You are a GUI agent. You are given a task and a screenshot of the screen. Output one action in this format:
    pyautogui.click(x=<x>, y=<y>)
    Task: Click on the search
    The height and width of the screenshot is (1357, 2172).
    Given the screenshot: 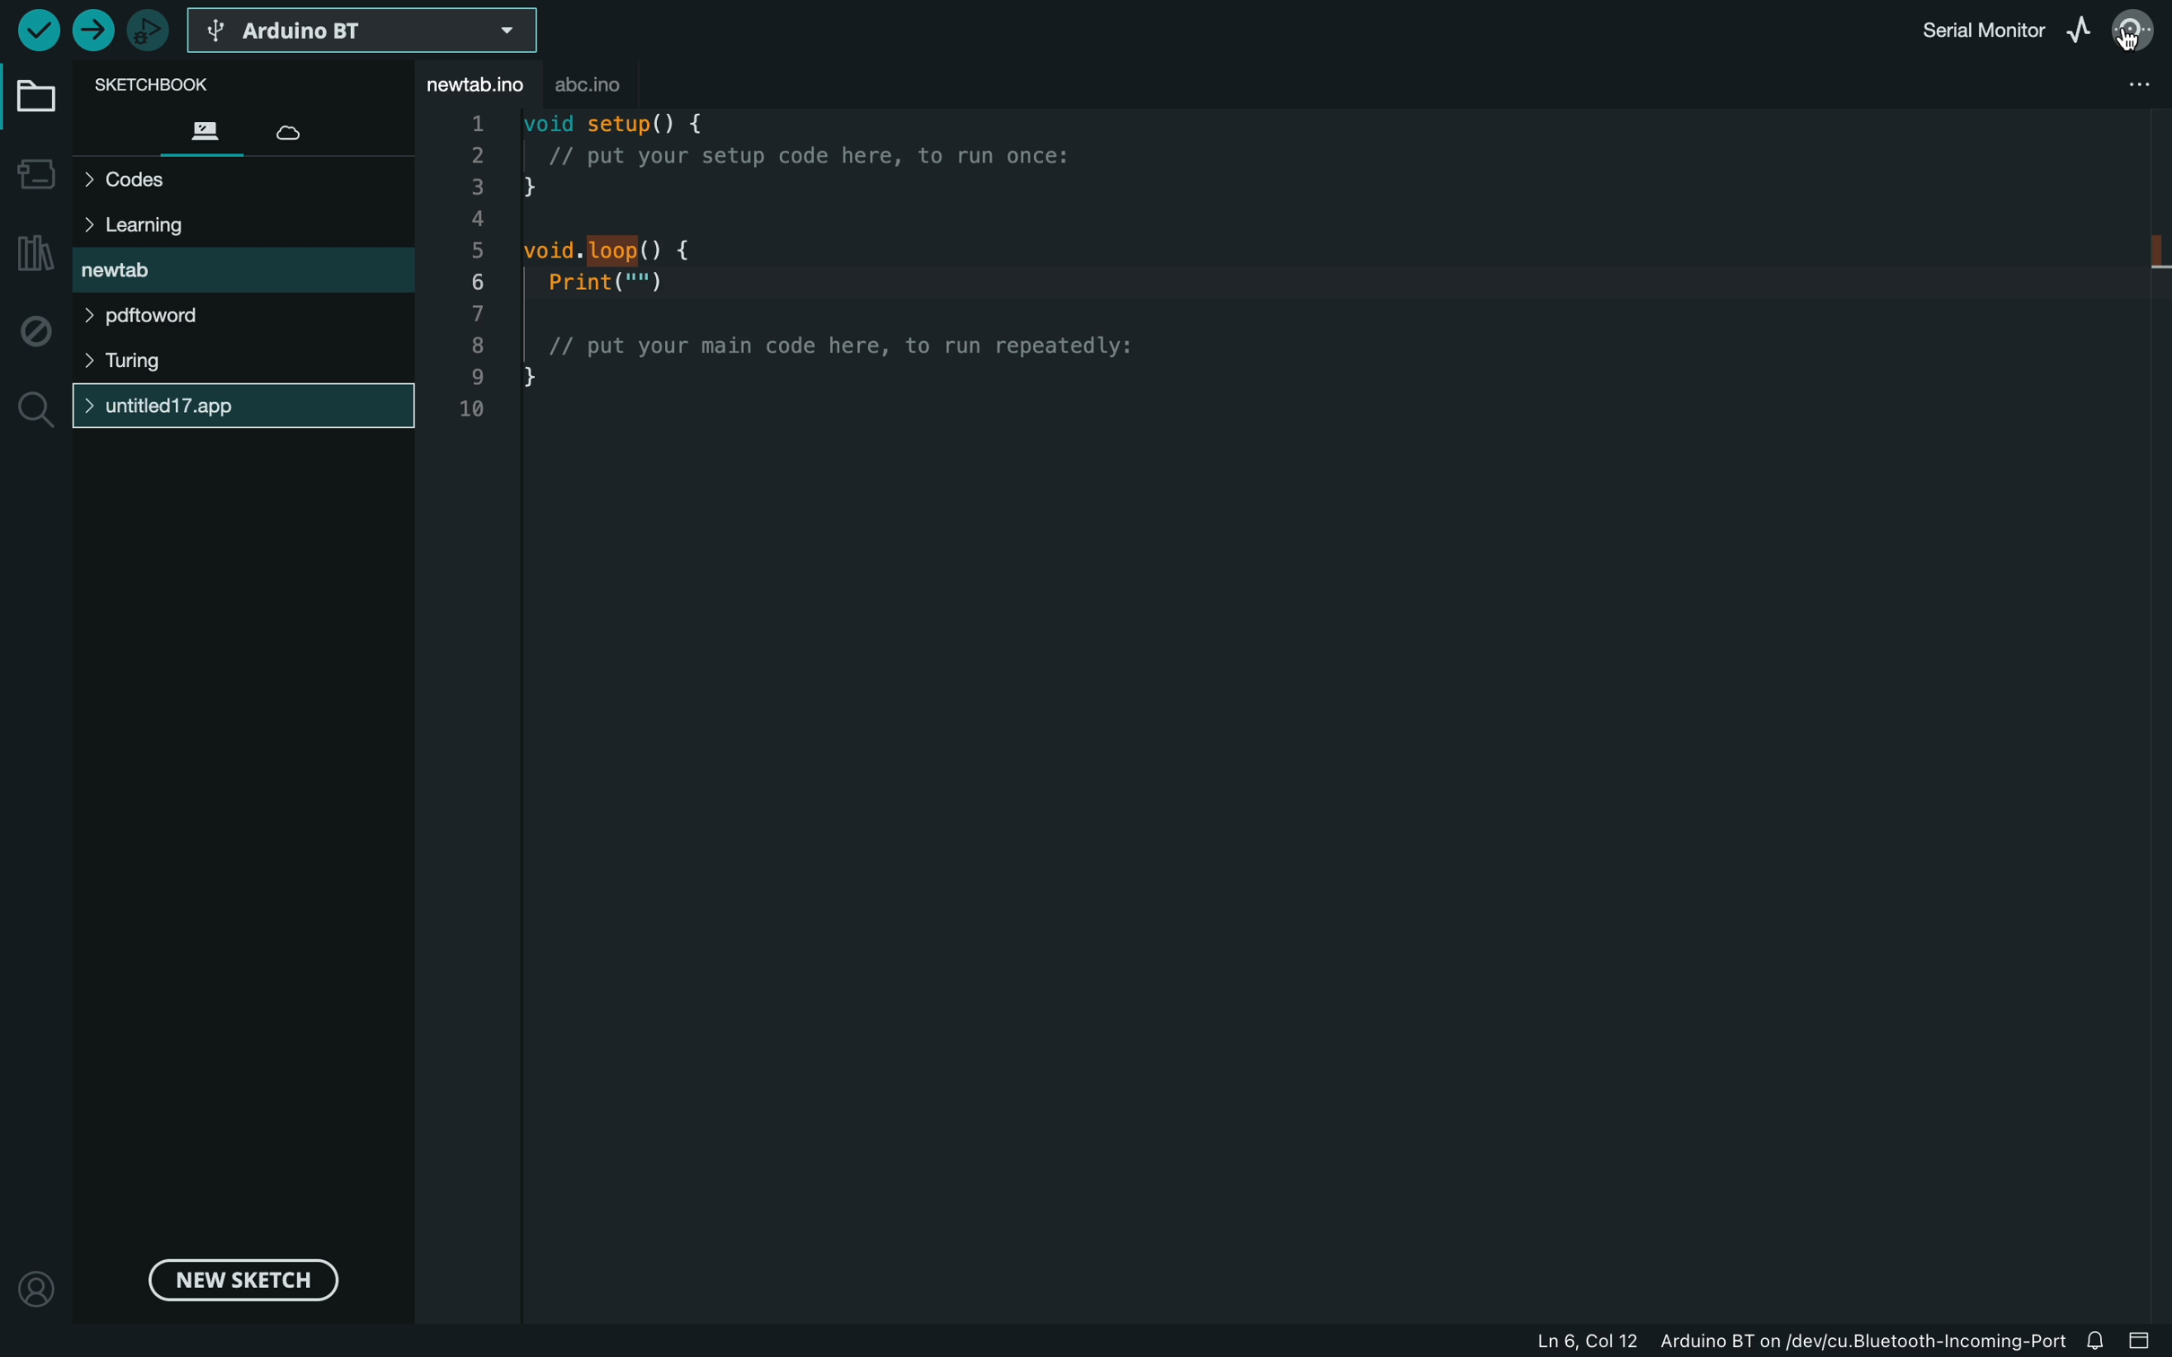 What is the action you would take?
    pyautogui.click(x=36, y=407)
    